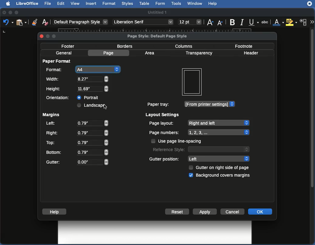 This screenshot has width=315, height=245. I want to click on minimize, so click(47, 37).